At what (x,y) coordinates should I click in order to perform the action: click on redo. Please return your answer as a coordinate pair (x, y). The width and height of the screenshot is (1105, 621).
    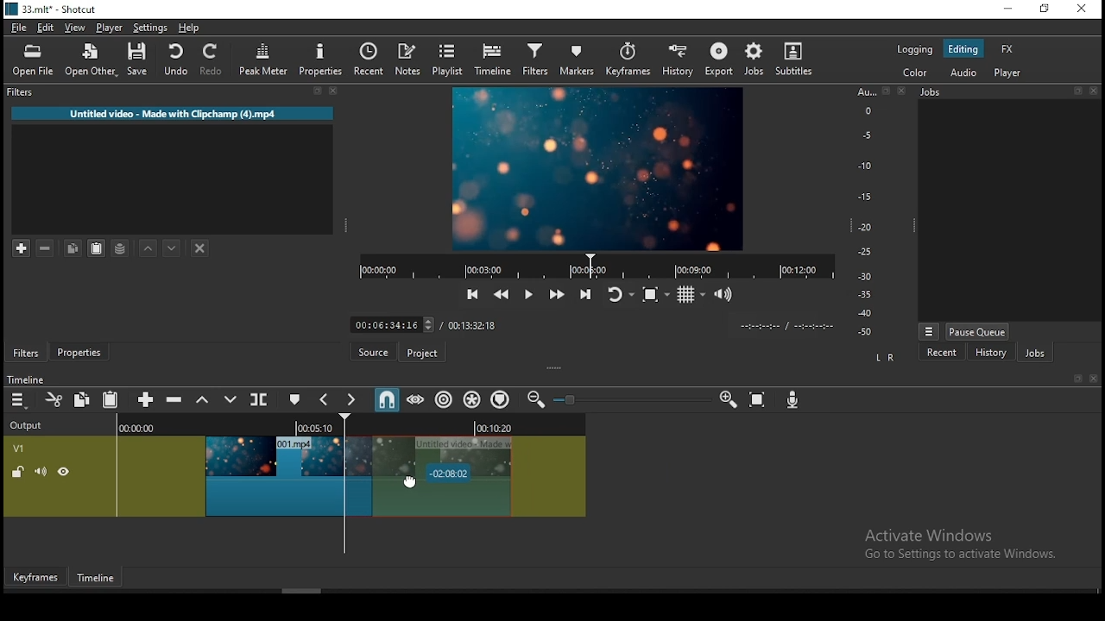
    Looking at the image, I should click on (214, 62).